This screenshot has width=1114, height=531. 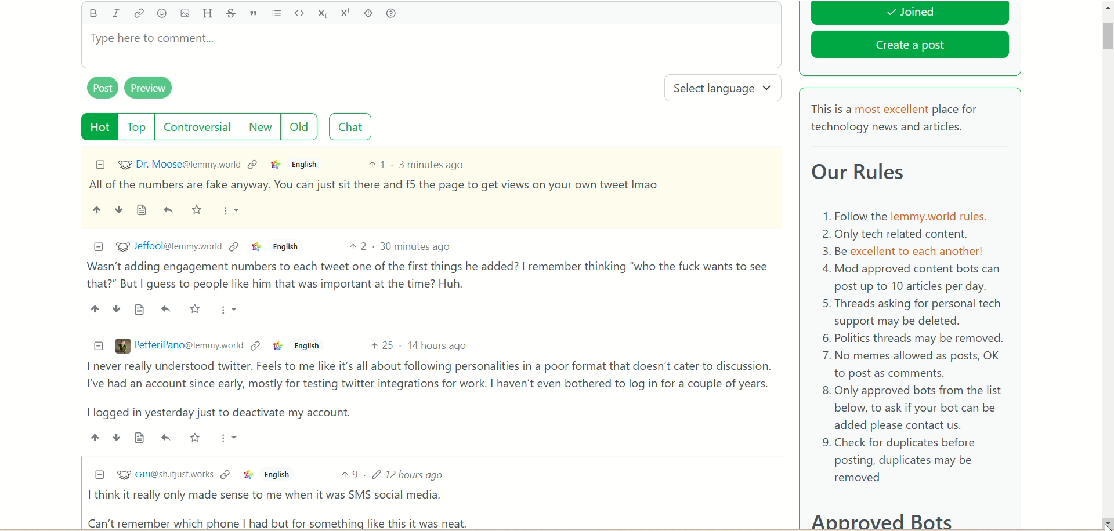 What do you see at coordinates (229, 14) in the screenshot?
I see `strikethrough` at bounding box center [229, 14].